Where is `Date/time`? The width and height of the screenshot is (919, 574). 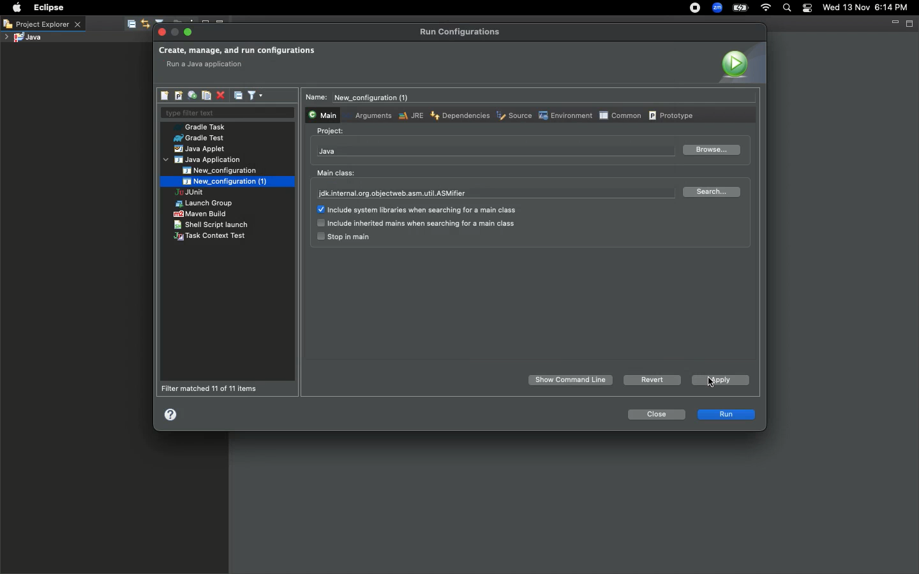 Date/time is located at coordinates (870, 7).